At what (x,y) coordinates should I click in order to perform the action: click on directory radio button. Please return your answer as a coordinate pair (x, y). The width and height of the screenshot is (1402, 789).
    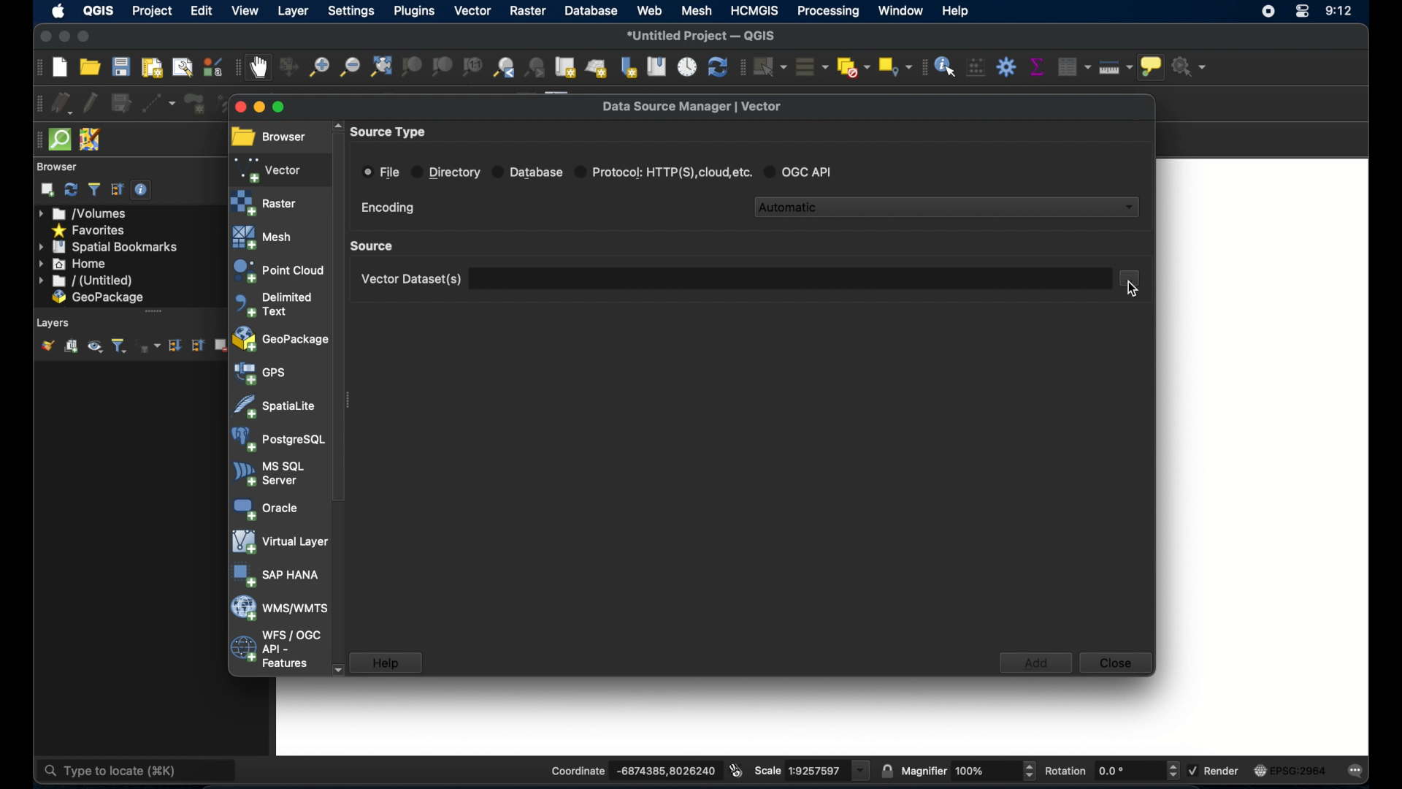
    Looking at the image, I should click on (446, 172).